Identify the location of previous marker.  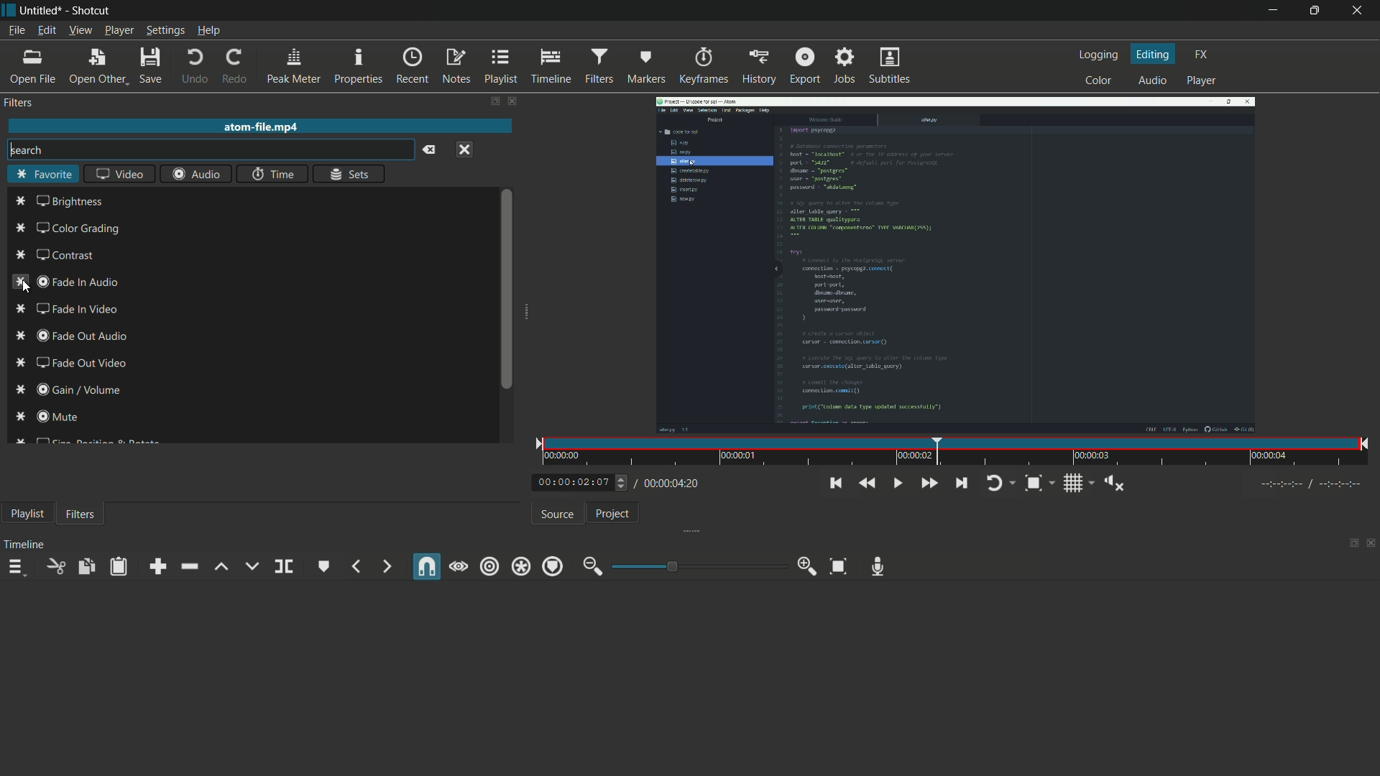
(356, 566).